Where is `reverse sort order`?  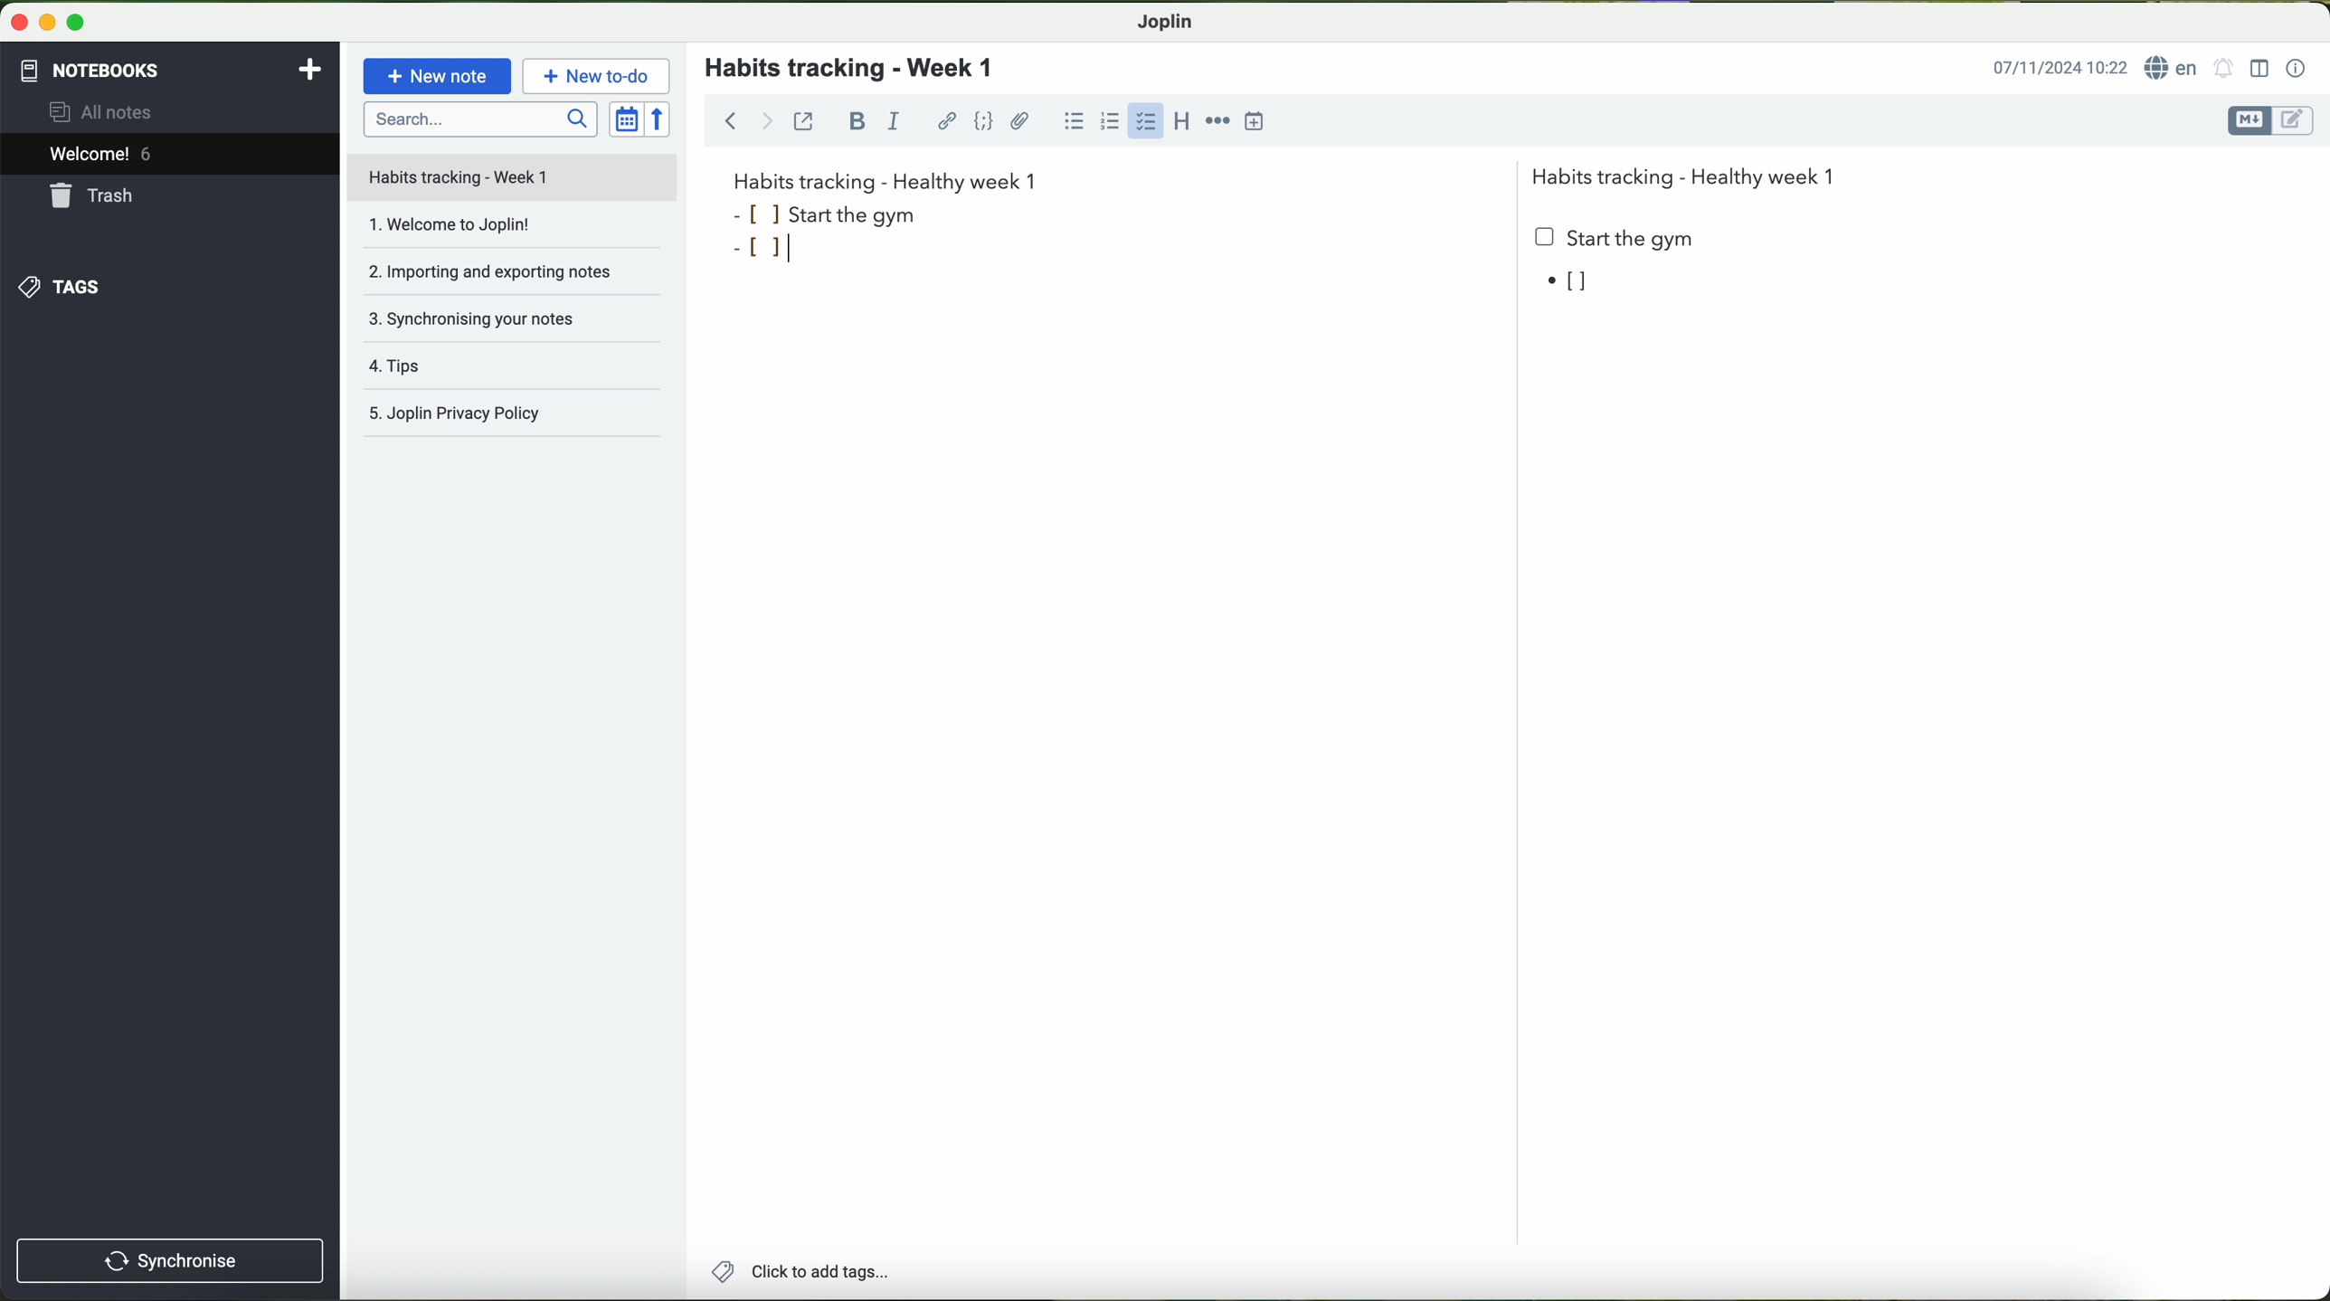 reverse sort order is located at coordinates (659, 119).